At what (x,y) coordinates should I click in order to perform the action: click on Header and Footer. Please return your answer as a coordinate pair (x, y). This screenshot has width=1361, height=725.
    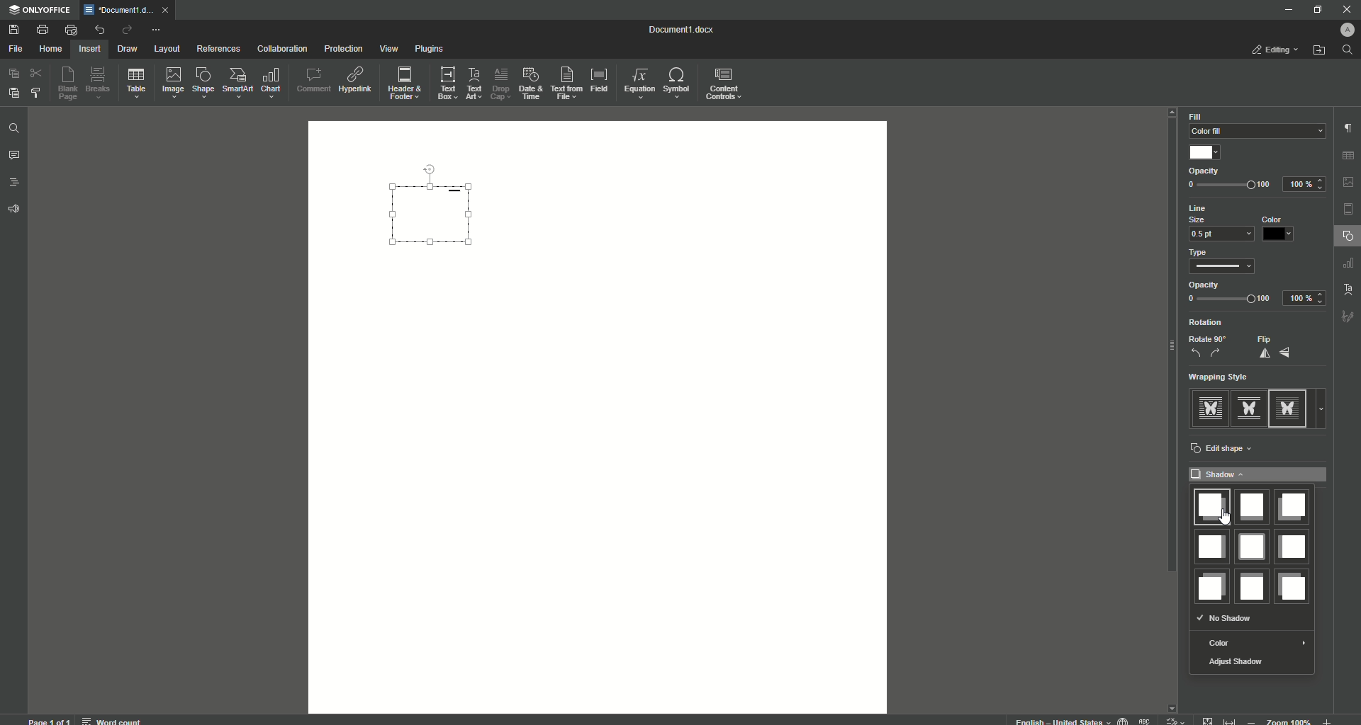
    Looking at the image, I should click on (403, 84).